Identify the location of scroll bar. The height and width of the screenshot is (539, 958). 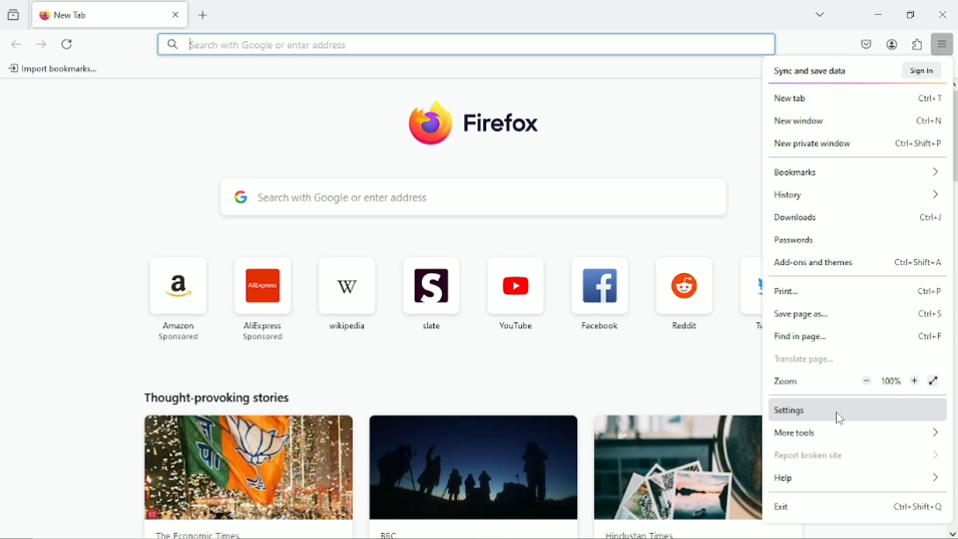
(952, 137).